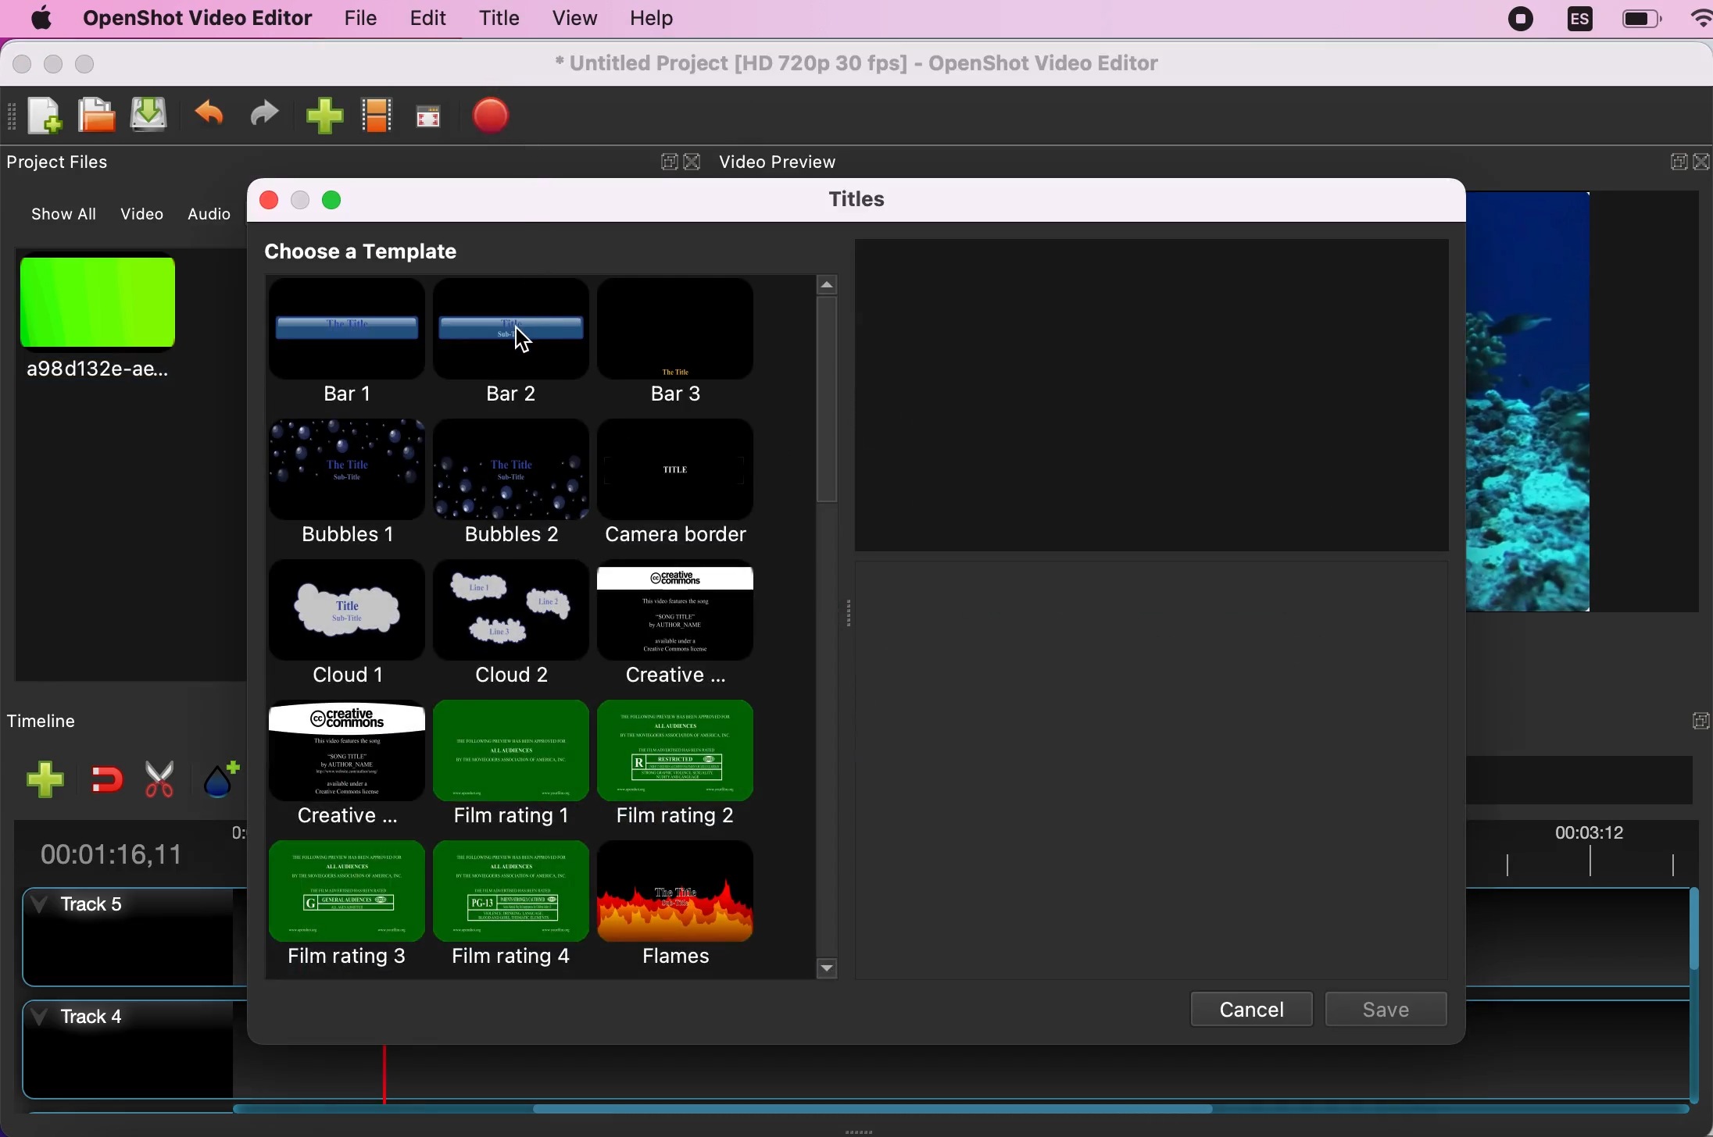 The image size is (1713, 1137). What do you see at coordinates (499, 18) in the screenshot?
I see `title` at bounding box center [499, 18].